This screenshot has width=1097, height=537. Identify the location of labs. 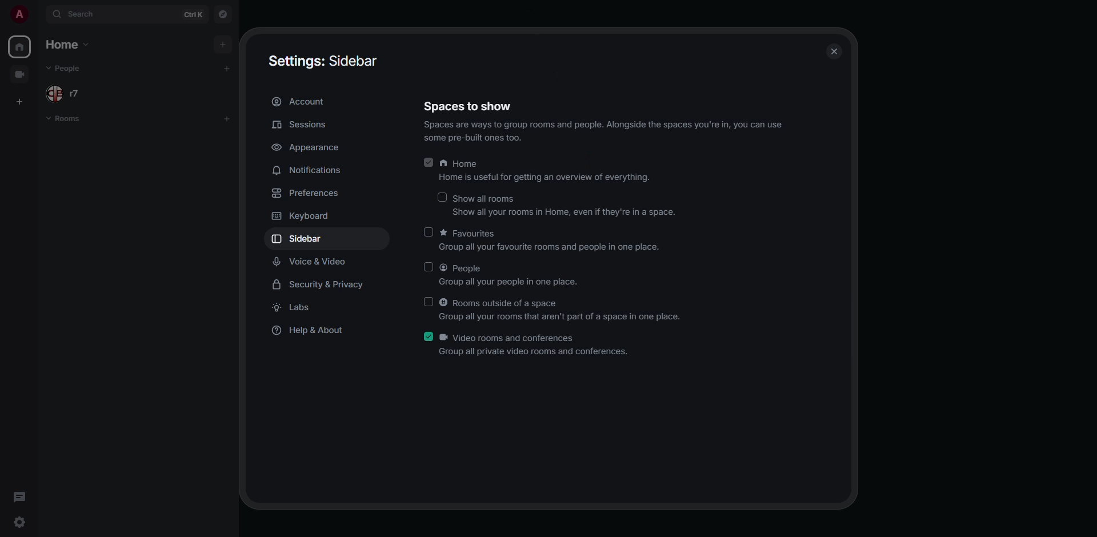
(295, 308).